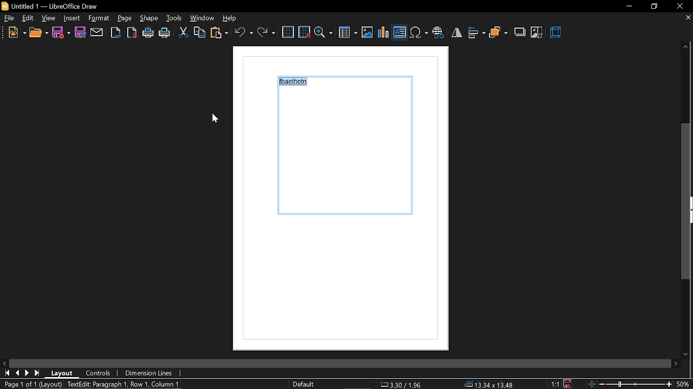  Describe the element at coordinates (4, 363) in the screenshot. I see `MOve left` at that location.